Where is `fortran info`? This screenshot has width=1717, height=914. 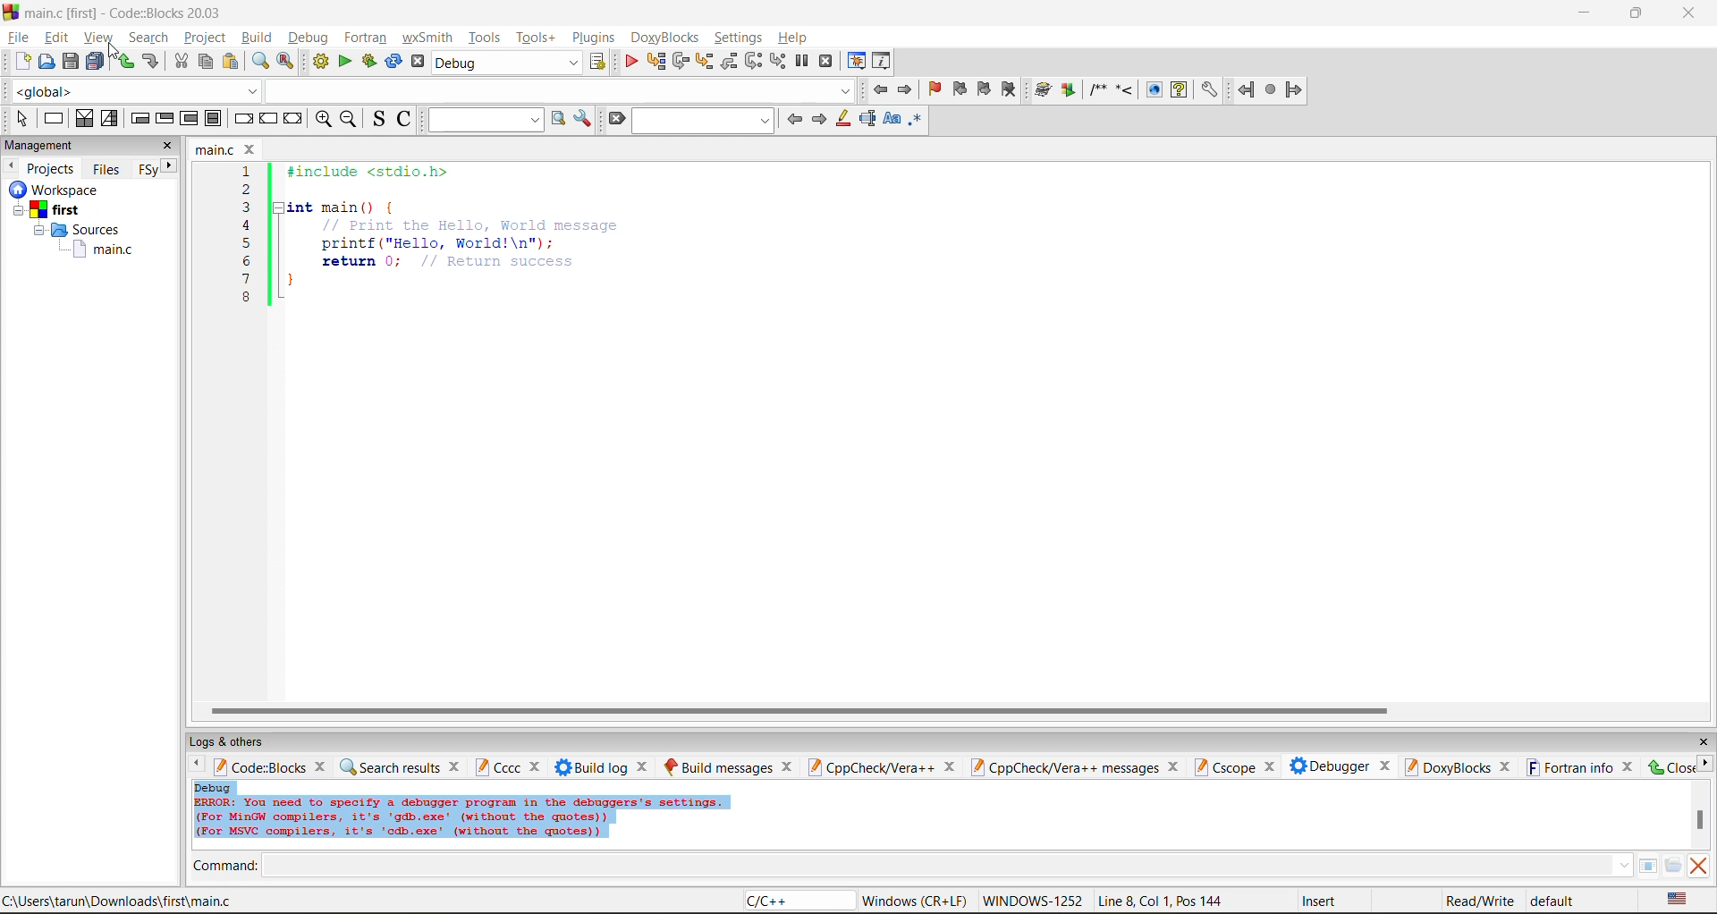
fortran info is located at coordinates (1571, 767).